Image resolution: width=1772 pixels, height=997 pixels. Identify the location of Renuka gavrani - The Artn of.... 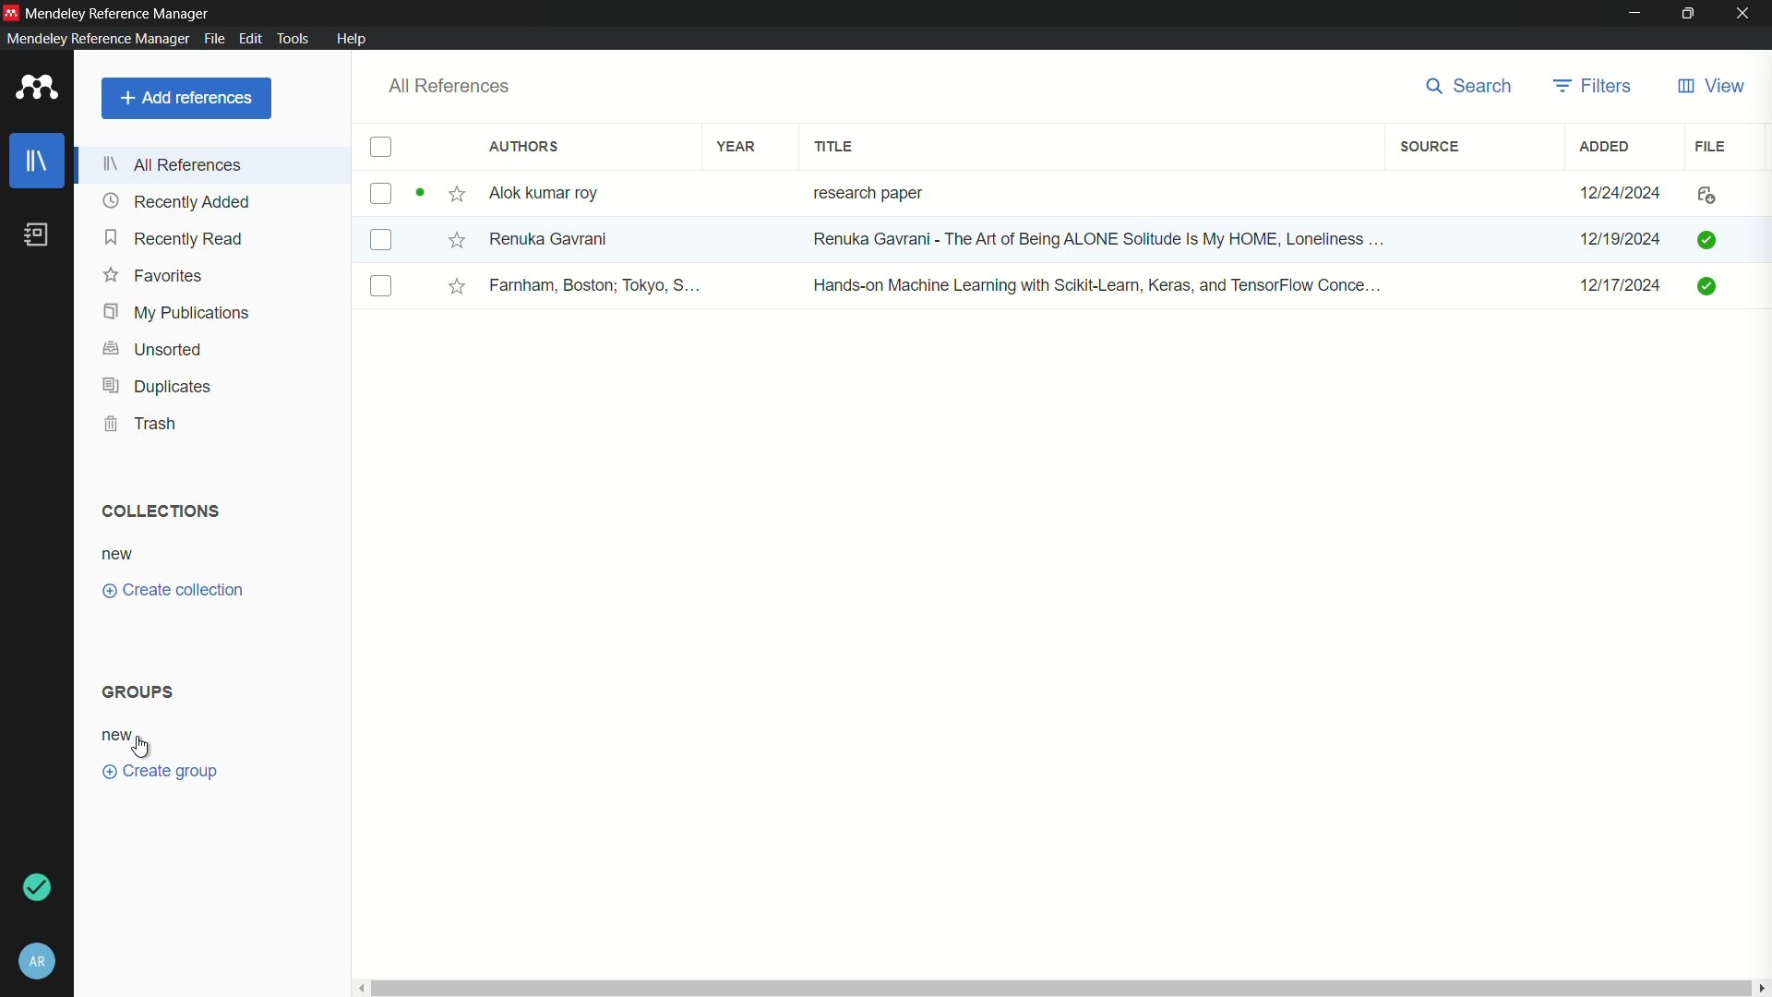
(1092, 241).